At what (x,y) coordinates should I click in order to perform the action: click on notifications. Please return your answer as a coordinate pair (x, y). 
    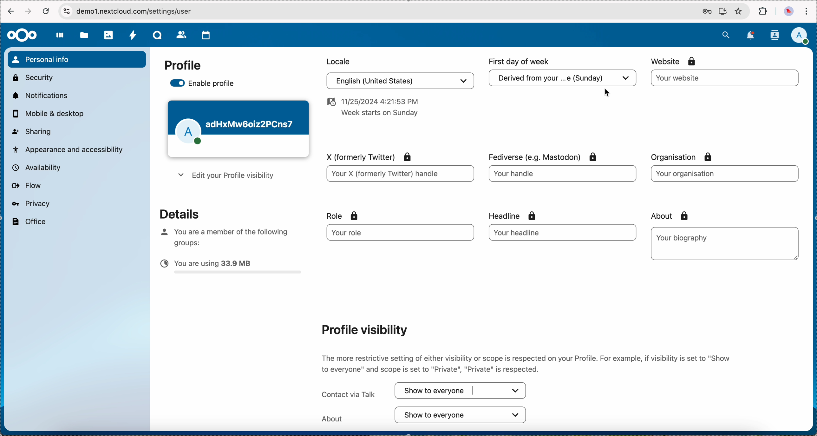
    Looking at the image, I should click on (39, 95).